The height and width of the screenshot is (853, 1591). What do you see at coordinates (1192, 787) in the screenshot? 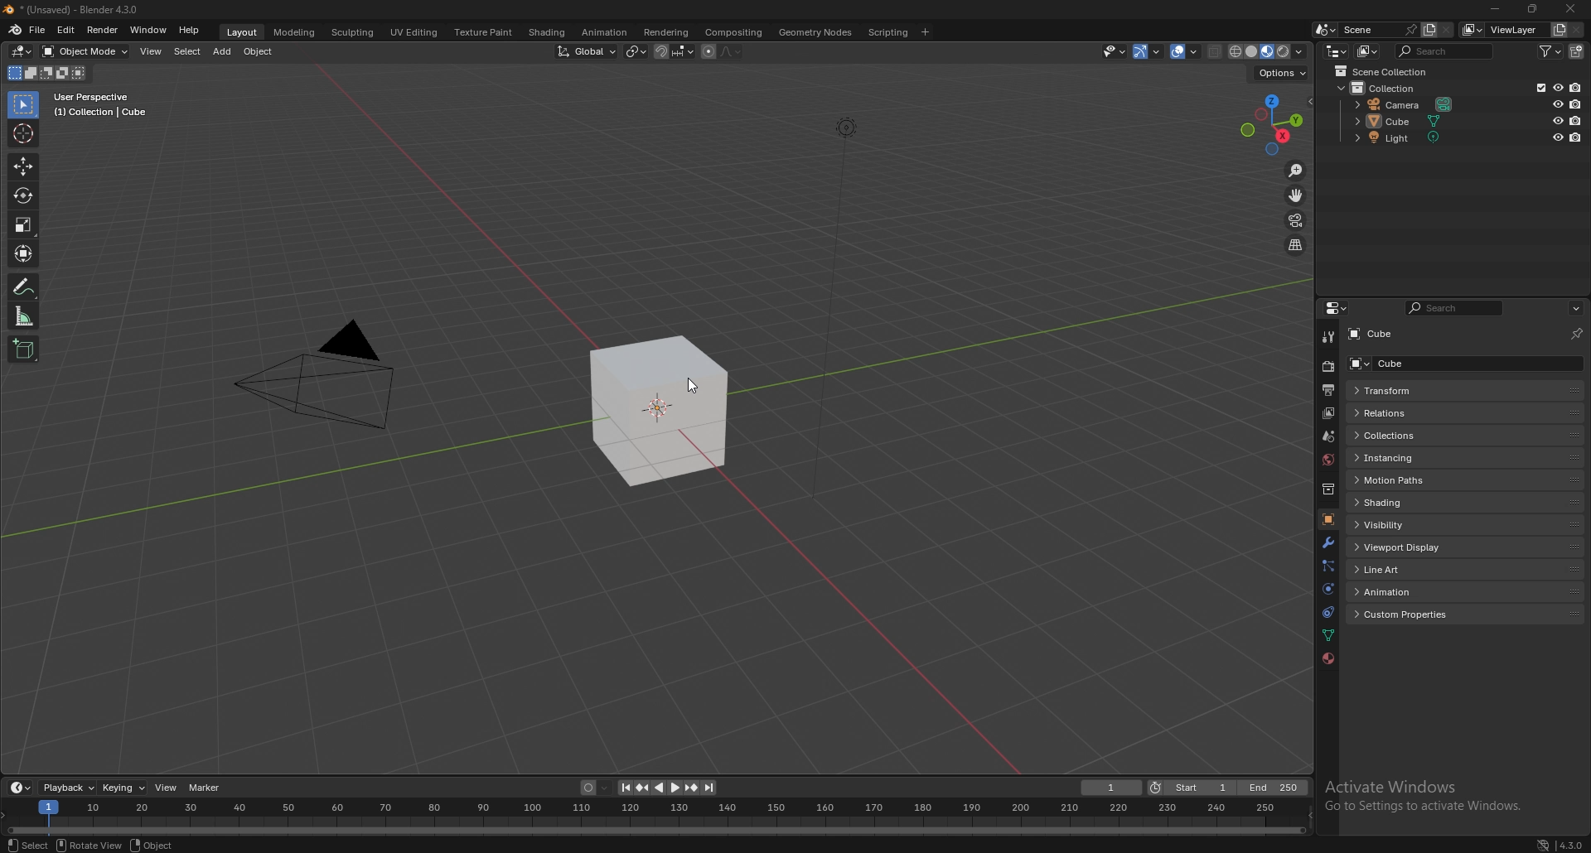
I see `start frame` at bounding box center [1192, 787].